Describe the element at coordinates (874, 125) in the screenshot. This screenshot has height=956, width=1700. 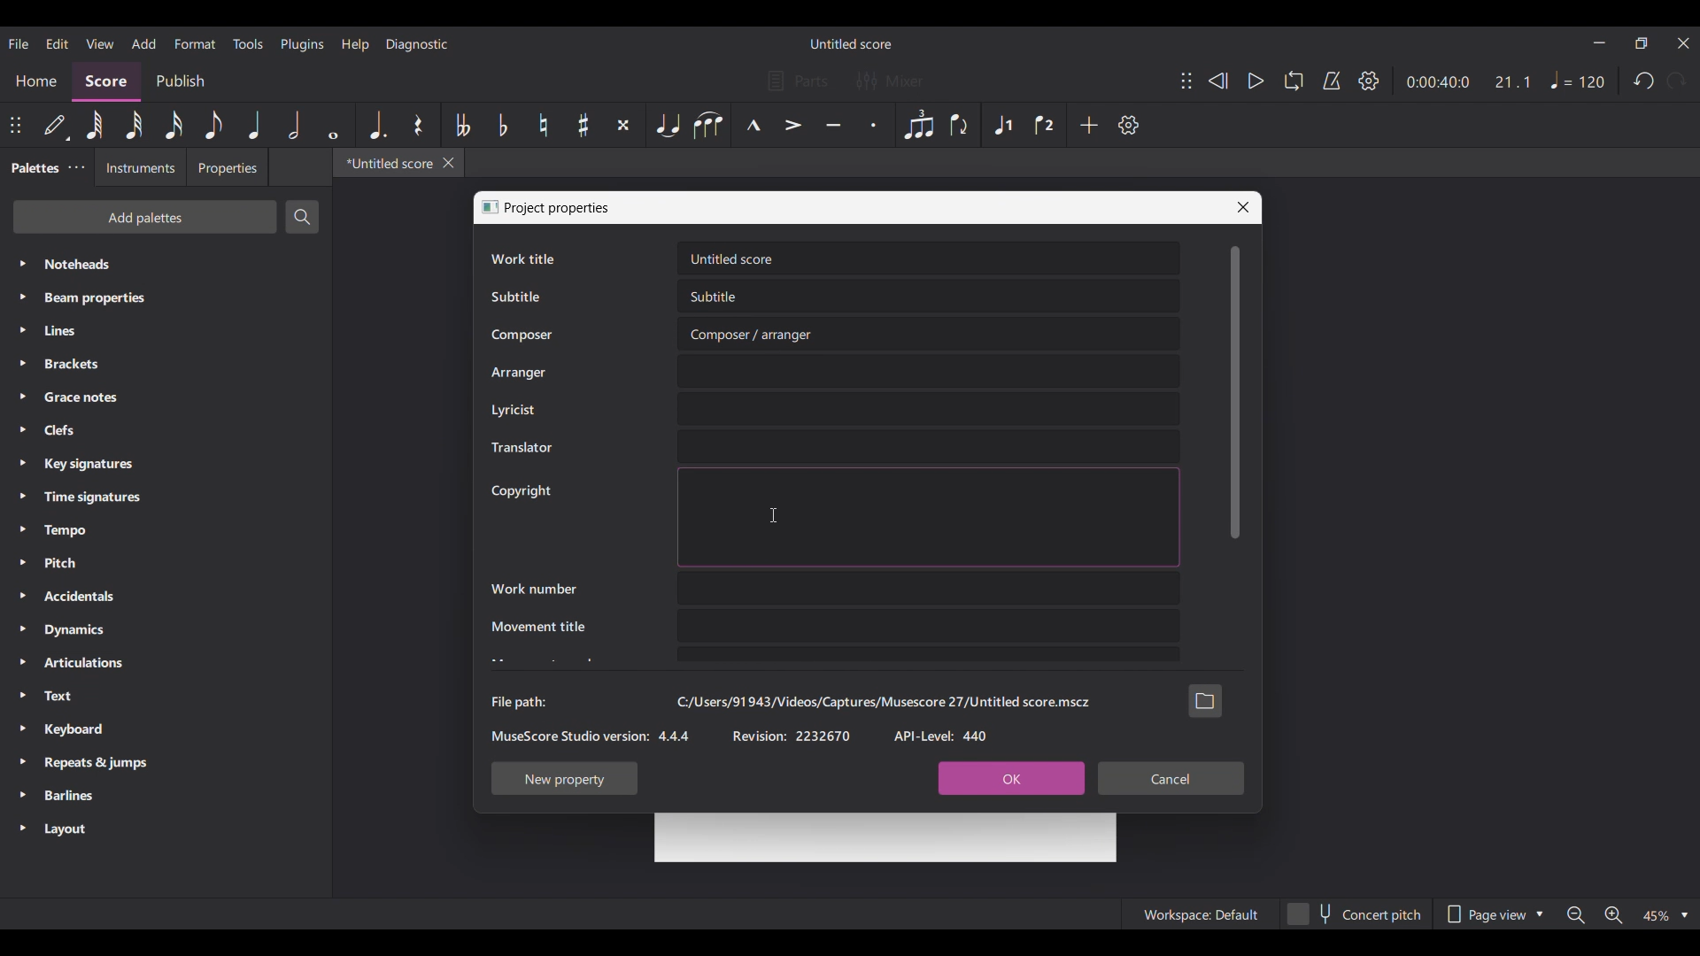
I see `Staccato` at that location.